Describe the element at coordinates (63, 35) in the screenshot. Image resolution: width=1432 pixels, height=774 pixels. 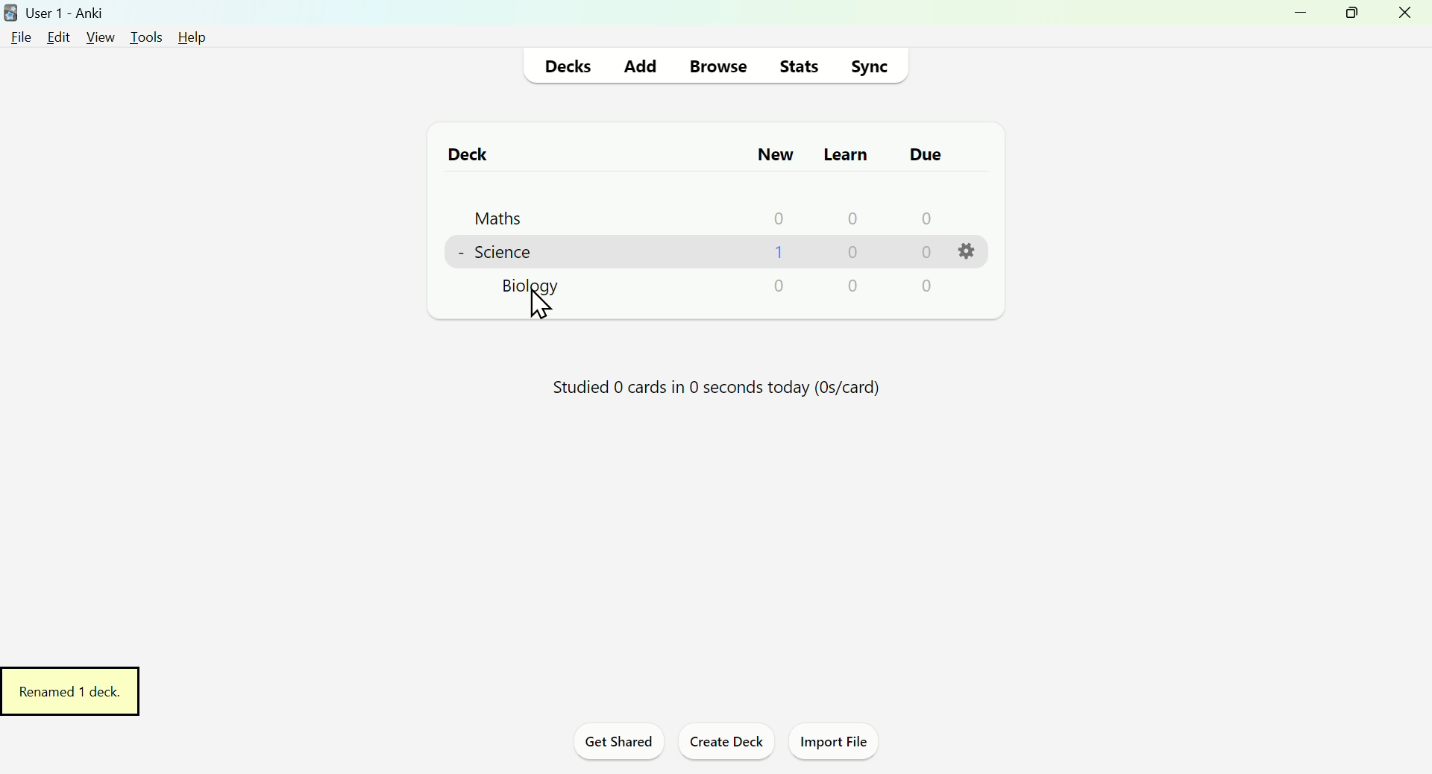
I see `Edit` at that location.